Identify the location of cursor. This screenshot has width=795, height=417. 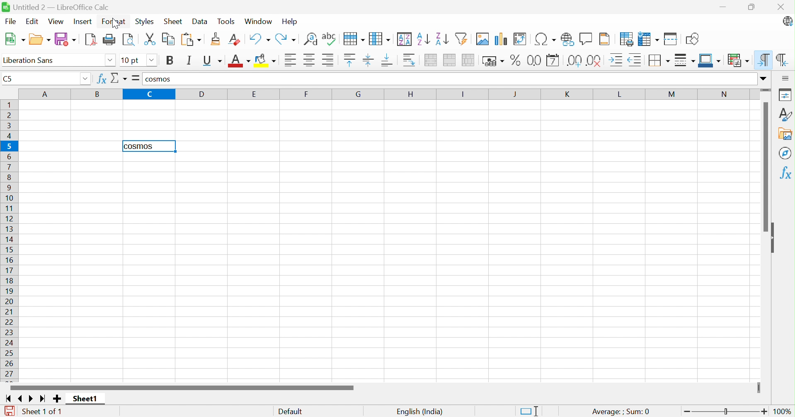
(118, 26).